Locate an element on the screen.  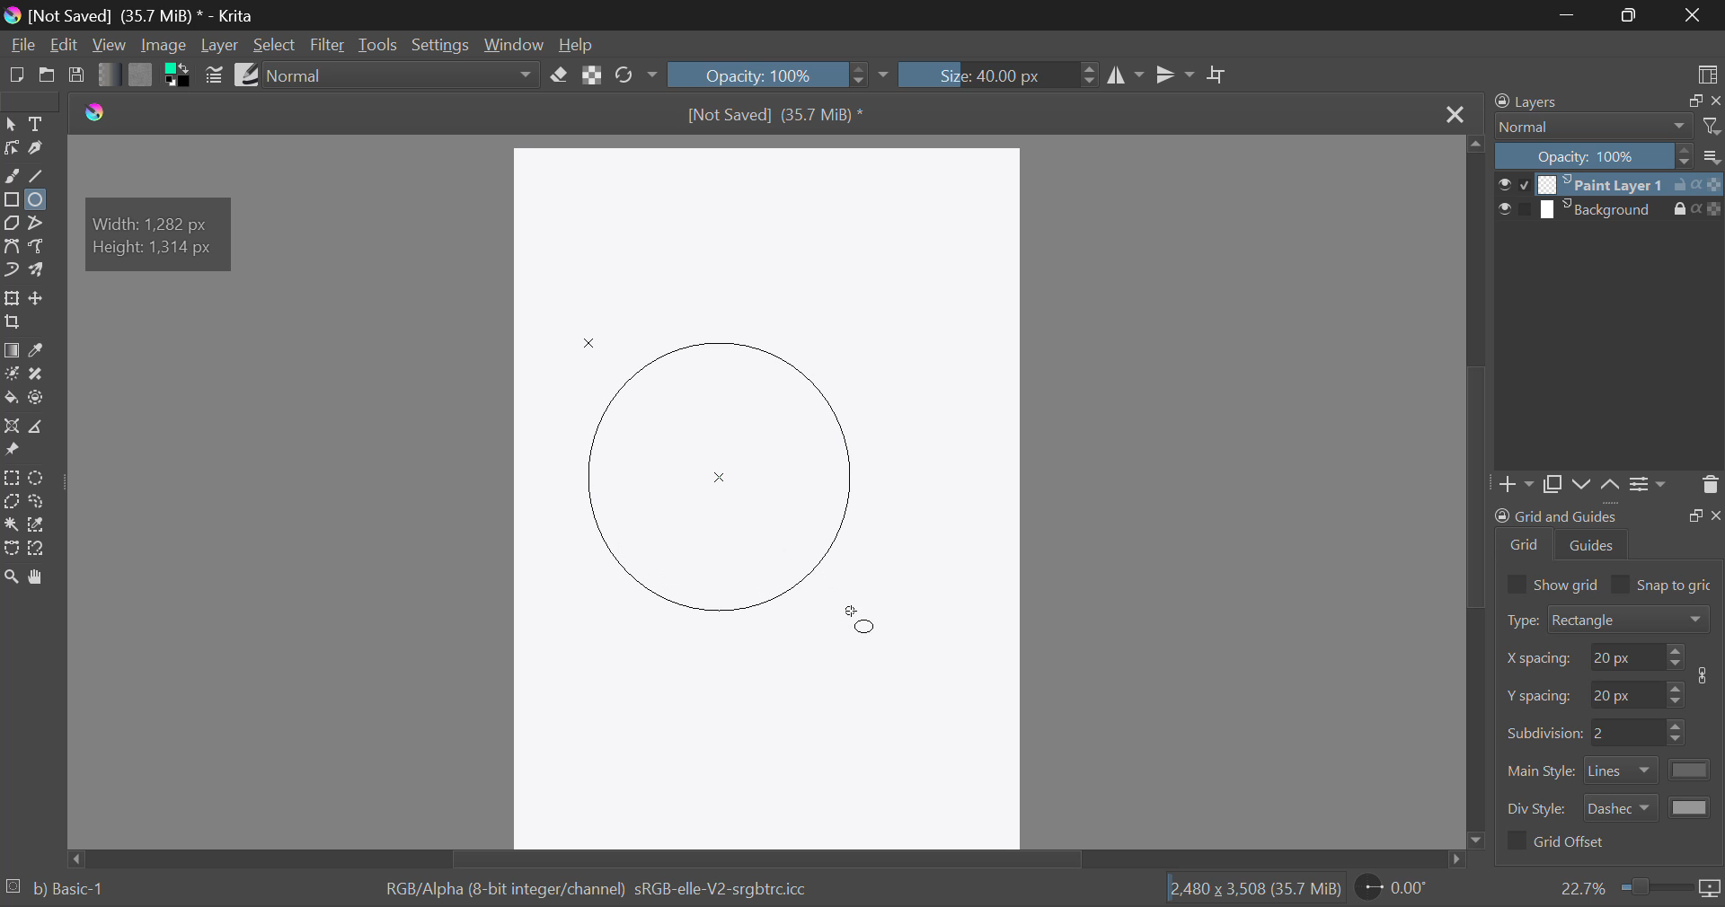
Opacity is located at coordinates (1610, 157).